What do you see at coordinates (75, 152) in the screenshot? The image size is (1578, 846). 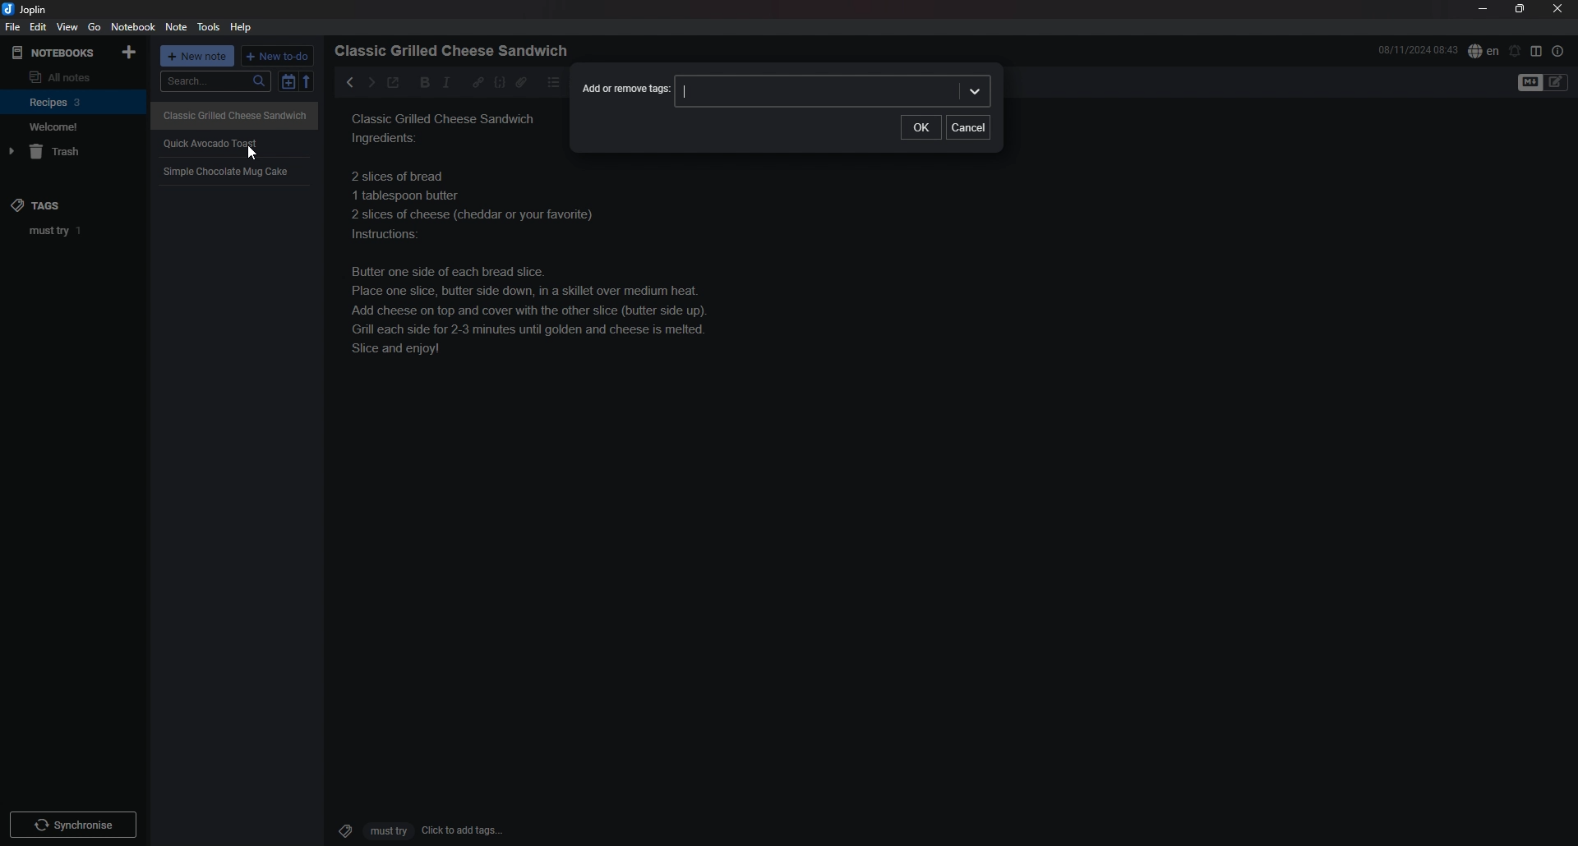 I see `trash` at bounding box center [75, 152].